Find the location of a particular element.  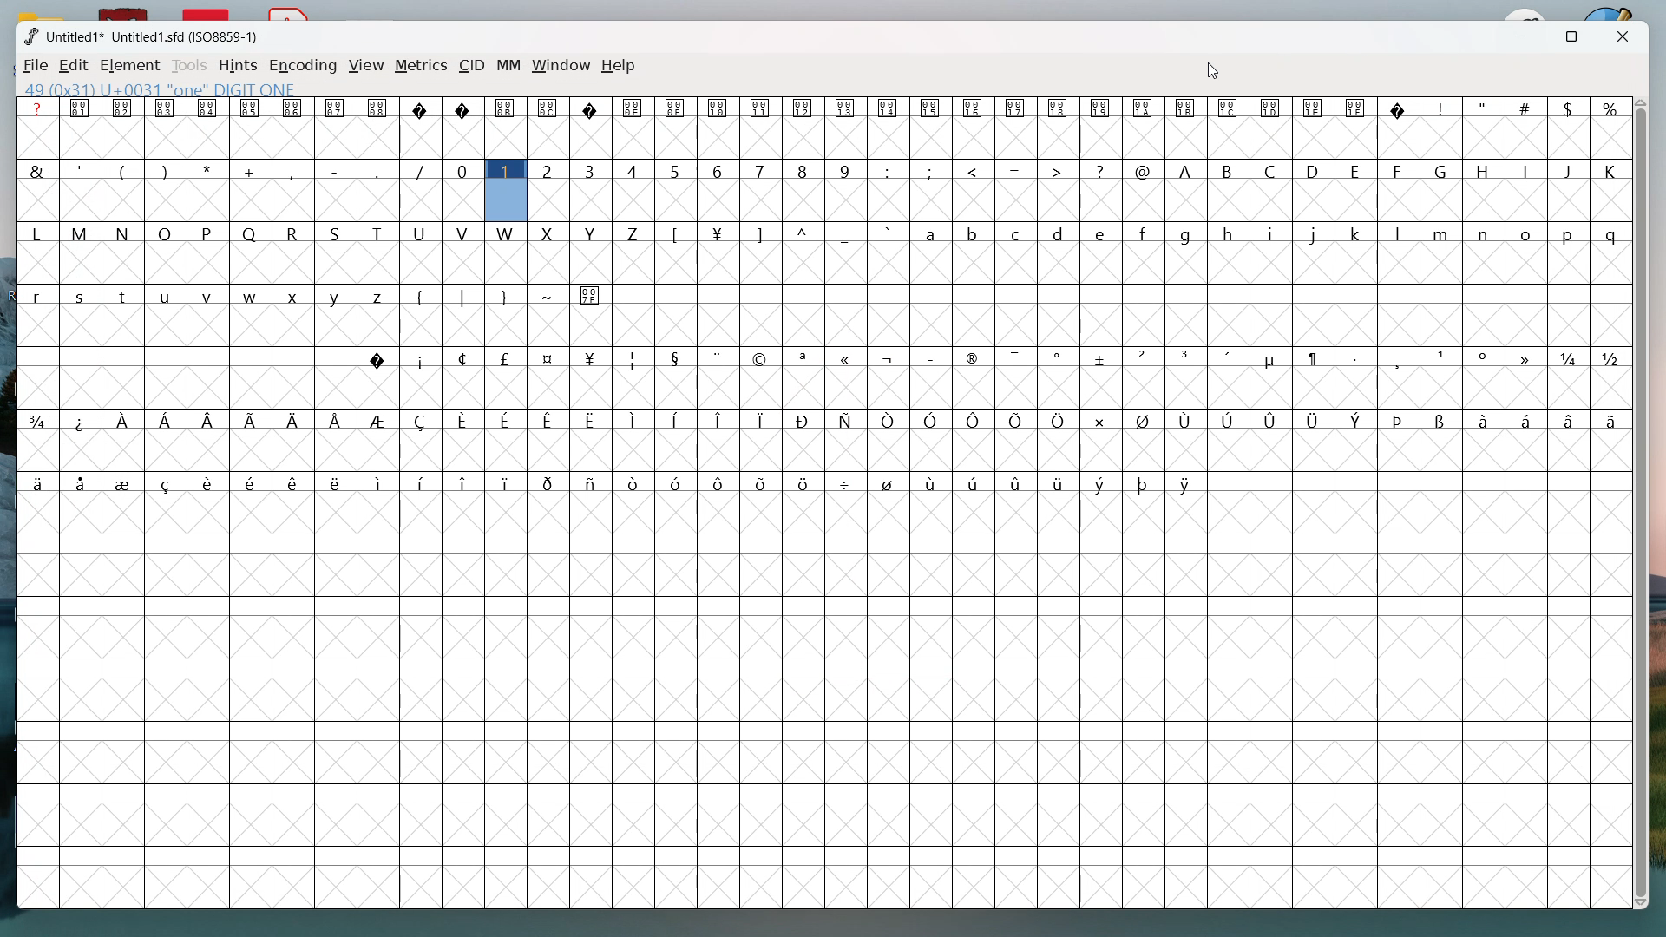

n is located at coordinates (1486, 234).